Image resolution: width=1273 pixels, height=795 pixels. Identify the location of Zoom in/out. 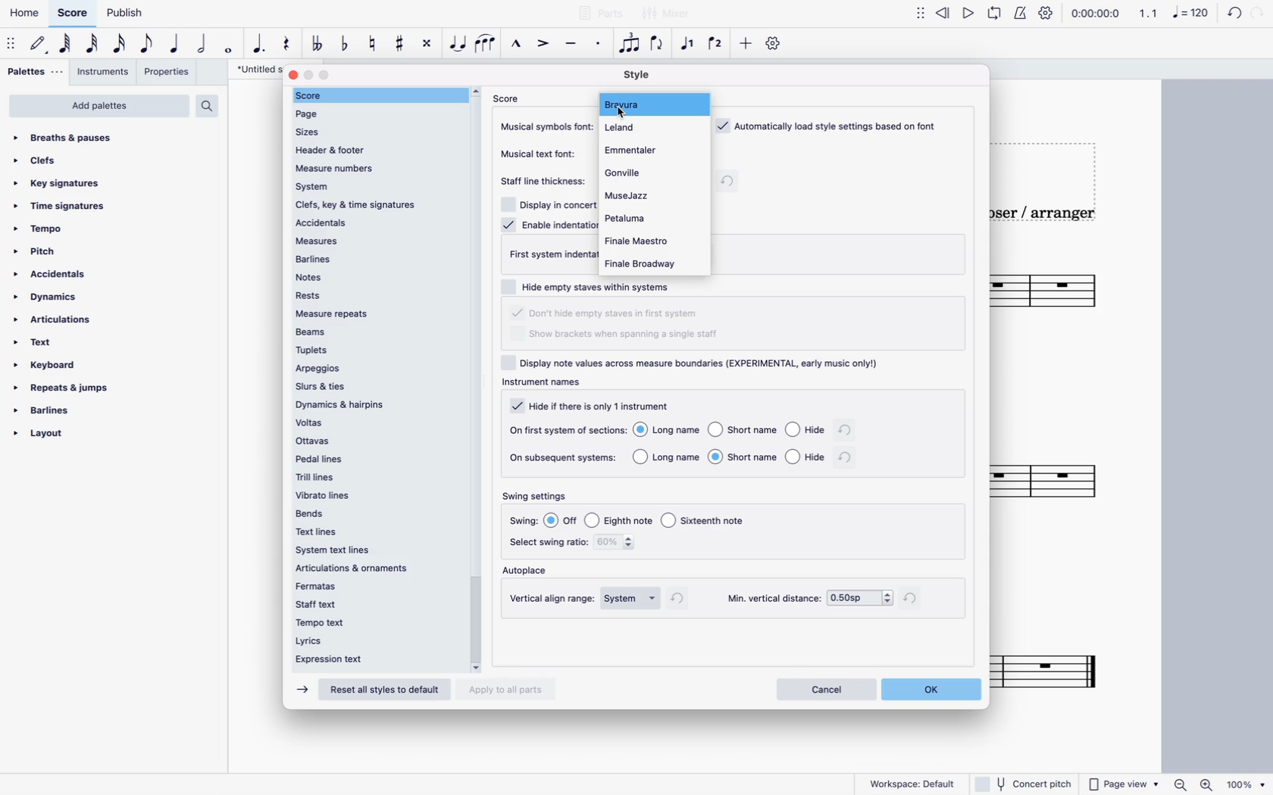
(1191, 784).